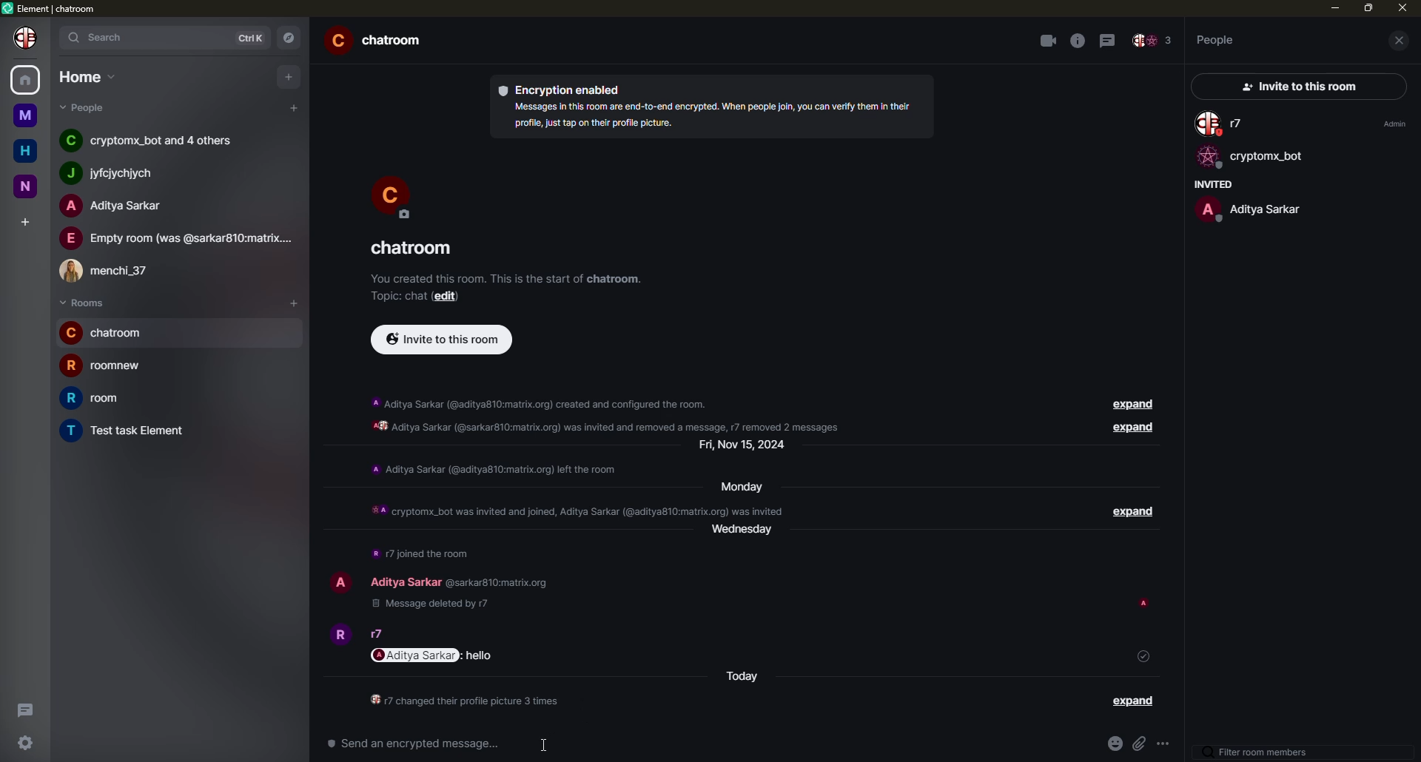 The width and height of the screenshot is (1421, 762). I want to click on profile, so click(28, 37).